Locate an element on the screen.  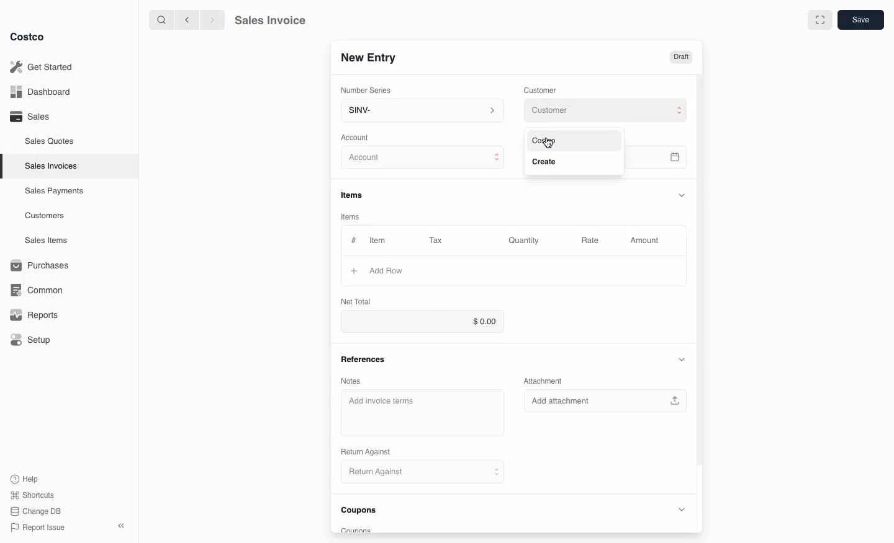
Add is located at coordinates (353, 270).